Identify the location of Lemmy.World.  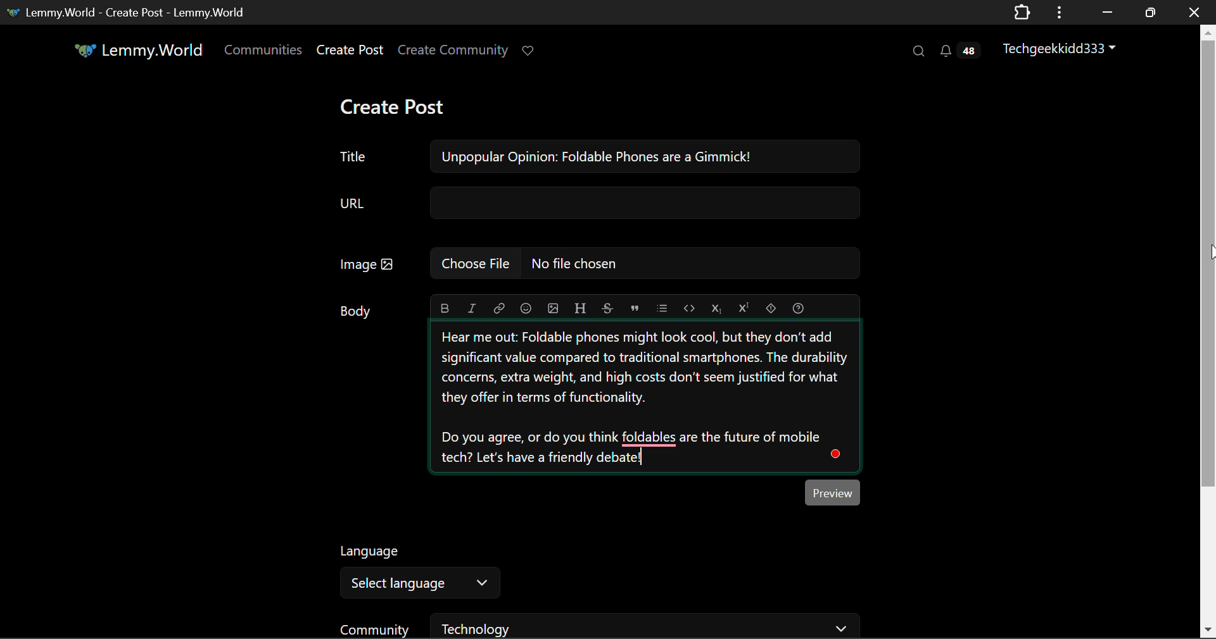
(141, 52).